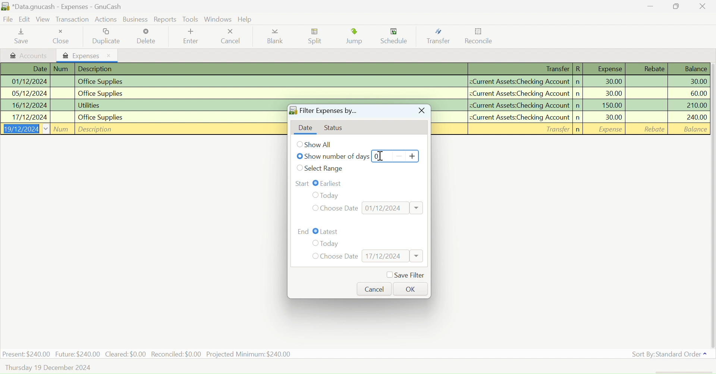  What do you see at coordinates (336, 129) in the screenshot?
I see `Status` at bounding box center [336, 129].